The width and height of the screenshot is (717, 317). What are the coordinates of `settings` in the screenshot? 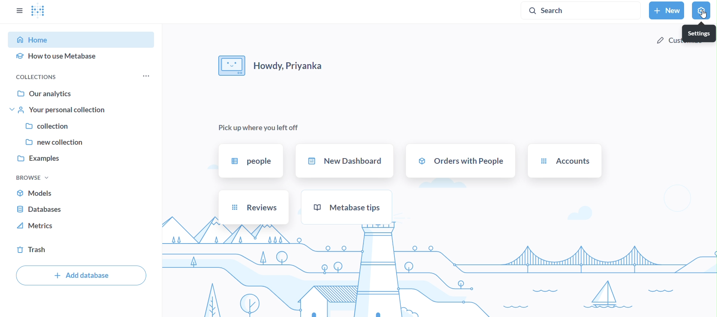 It's located at (701, 10).